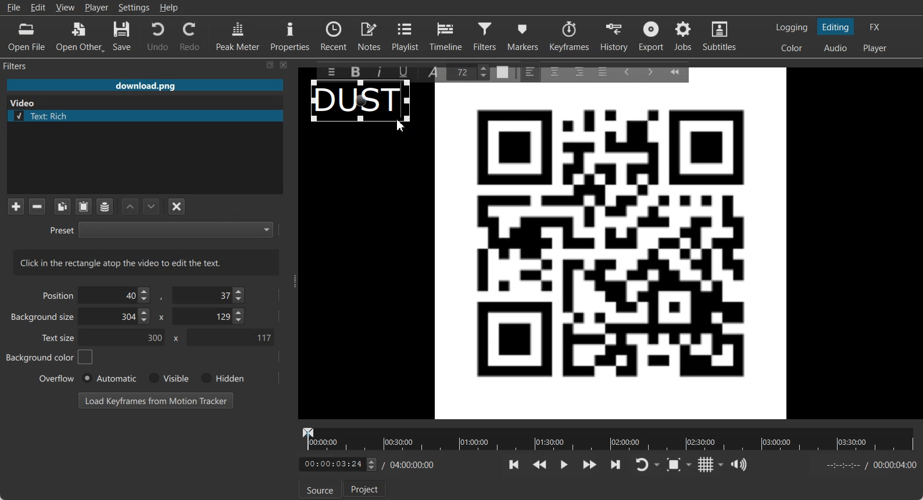 The width and height of the screenshot is (923, 500). I want to click on Source, so click(318, 490).